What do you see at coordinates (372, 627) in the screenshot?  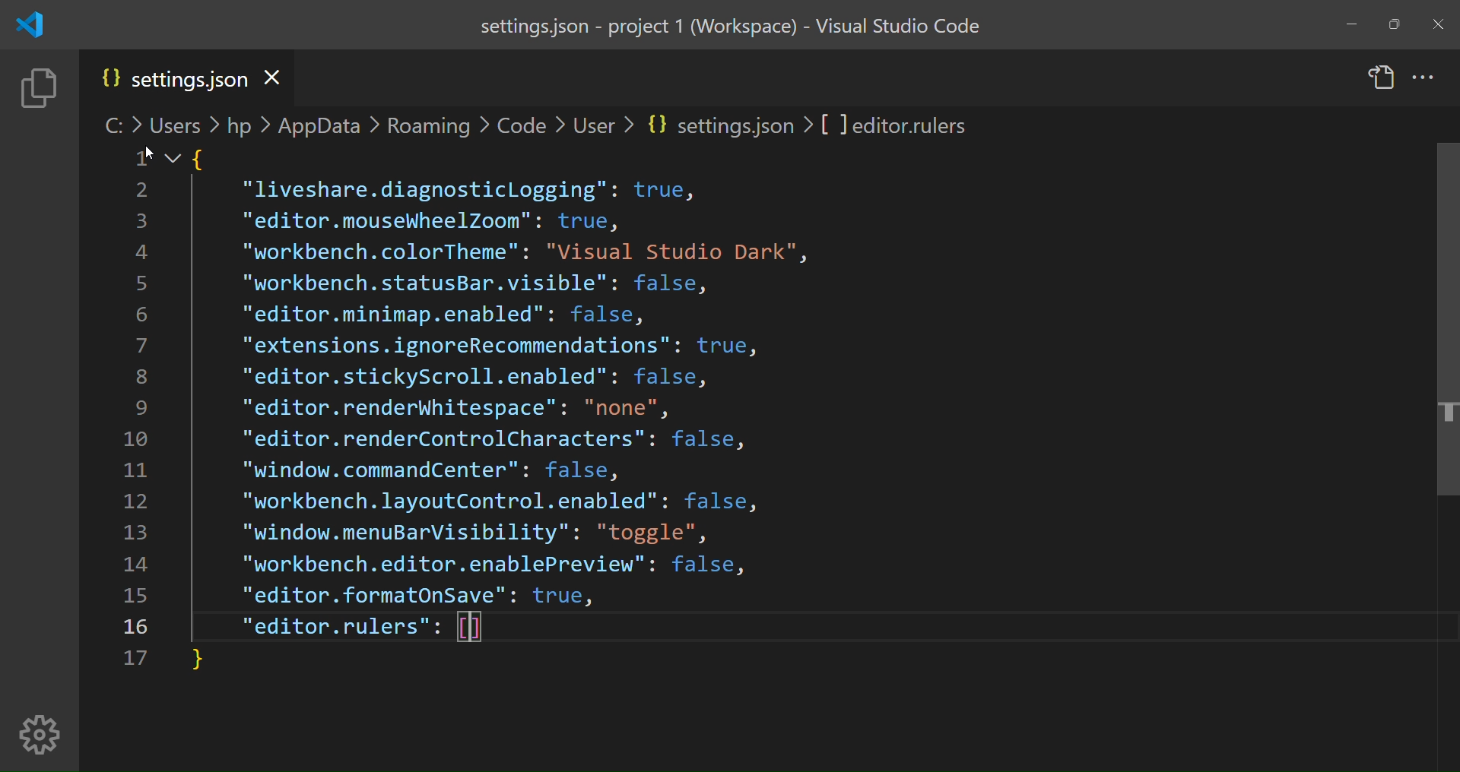 I see `editor rulers option` at bounding box center [372, 627].